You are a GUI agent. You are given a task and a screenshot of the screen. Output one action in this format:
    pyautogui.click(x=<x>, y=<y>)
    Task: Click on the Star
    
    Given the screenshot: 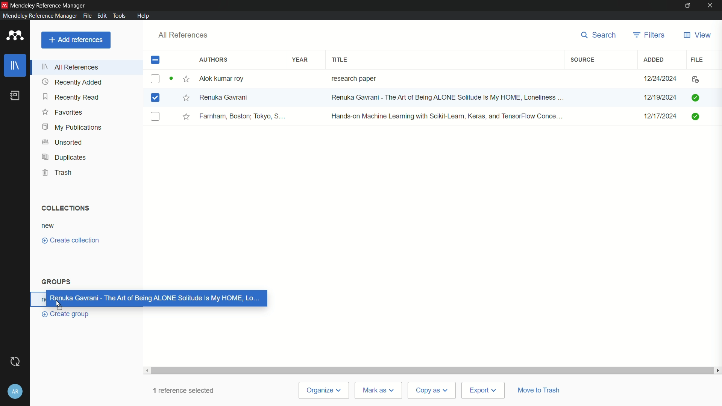 What is the action you would take?
    pyautogui.click(x=187, y=117)
    